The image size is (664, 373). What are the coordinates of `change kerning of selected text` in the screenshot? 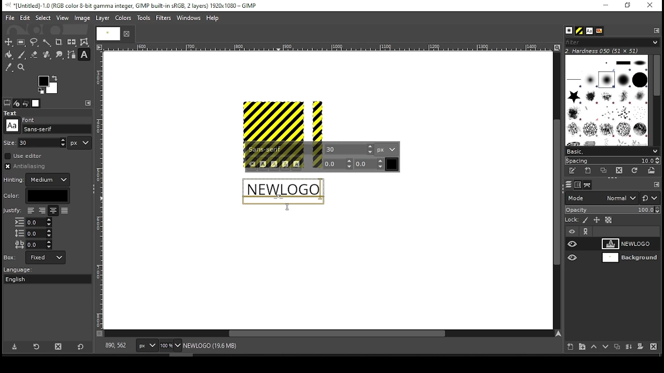 It's located at (369, 164).